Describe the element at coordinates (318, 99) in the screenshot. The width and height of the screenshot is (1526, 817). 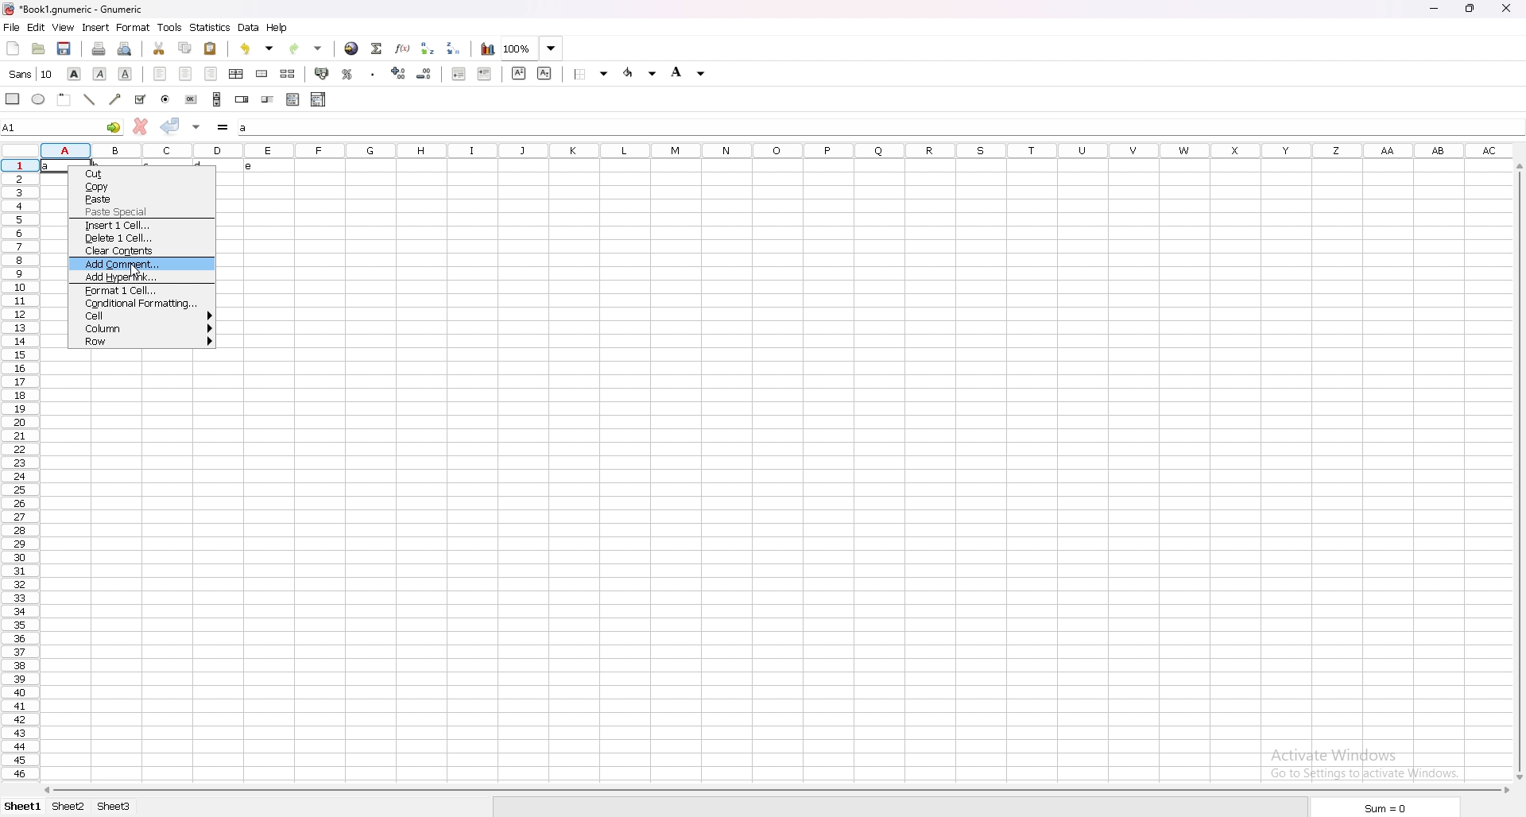
I see `combo box` at that location.